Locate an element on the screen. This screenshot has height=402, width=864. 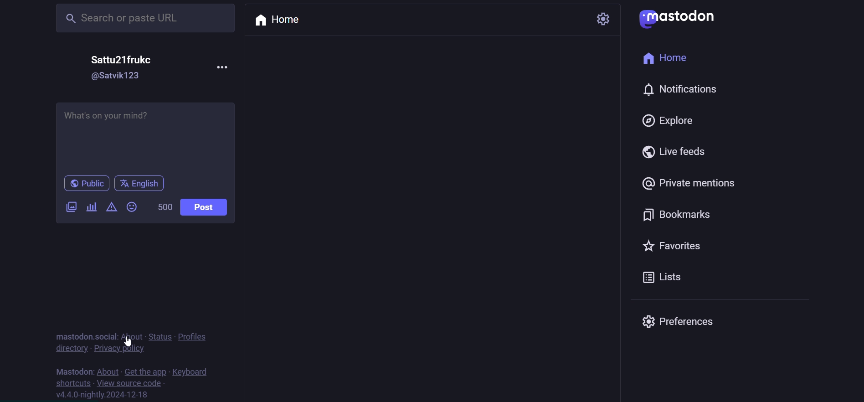
content warning is located at coordinates (111, 207).